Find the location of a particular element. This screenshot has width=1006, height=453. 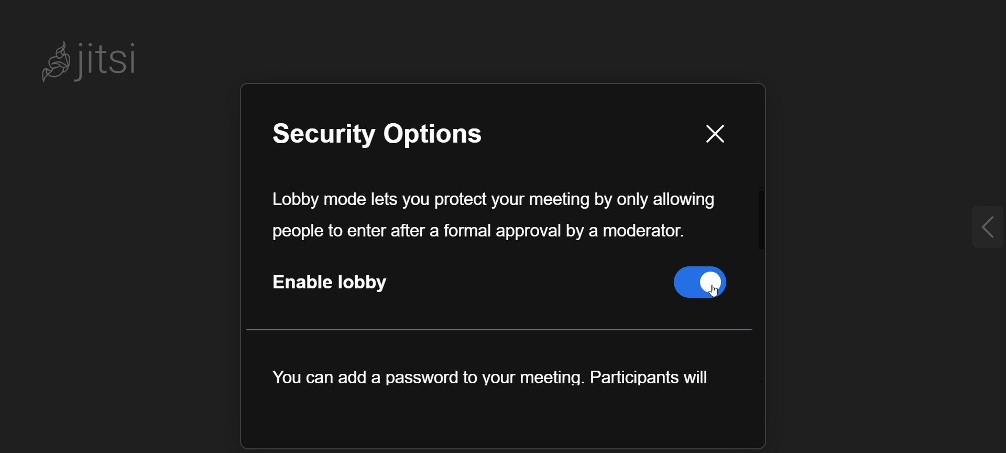

Lobby mode lets you protect your meeting by only allowing
people to enter after a formal approval by a moderator. is located at coordinates (491, 216).